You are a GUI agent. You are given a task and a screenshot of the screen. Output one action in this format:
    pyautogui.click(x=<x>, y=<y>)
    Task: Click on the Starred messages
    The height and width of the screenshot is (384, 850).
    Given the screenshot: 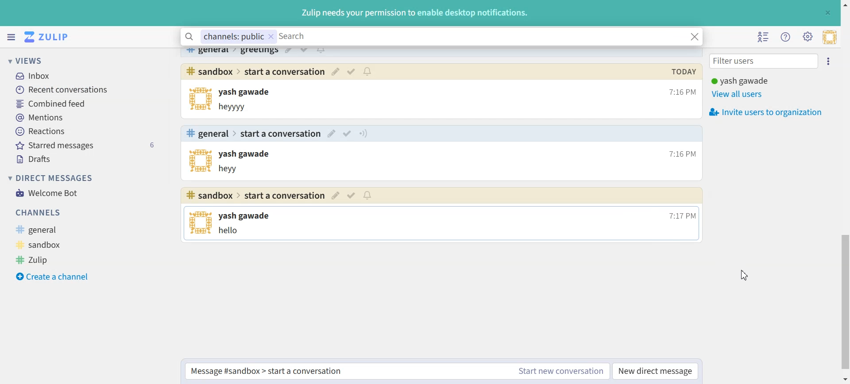 What is the action you would take?
    pyautogui.click(x=88, y=145)
    